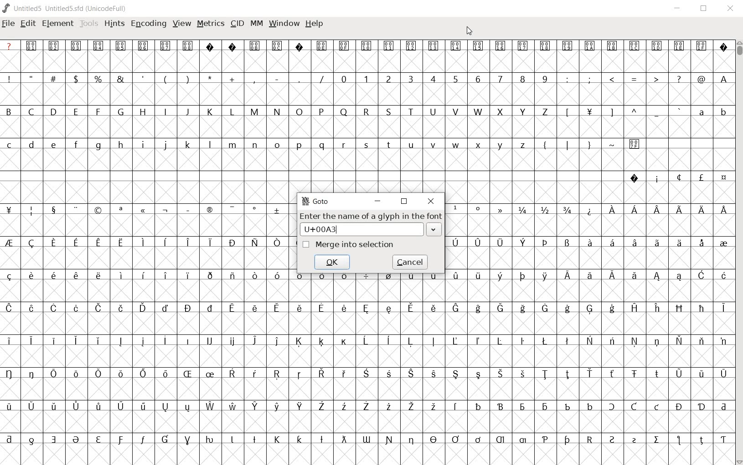 The image size is (743, 465). I want to click on Symbol, so click(612, 309).